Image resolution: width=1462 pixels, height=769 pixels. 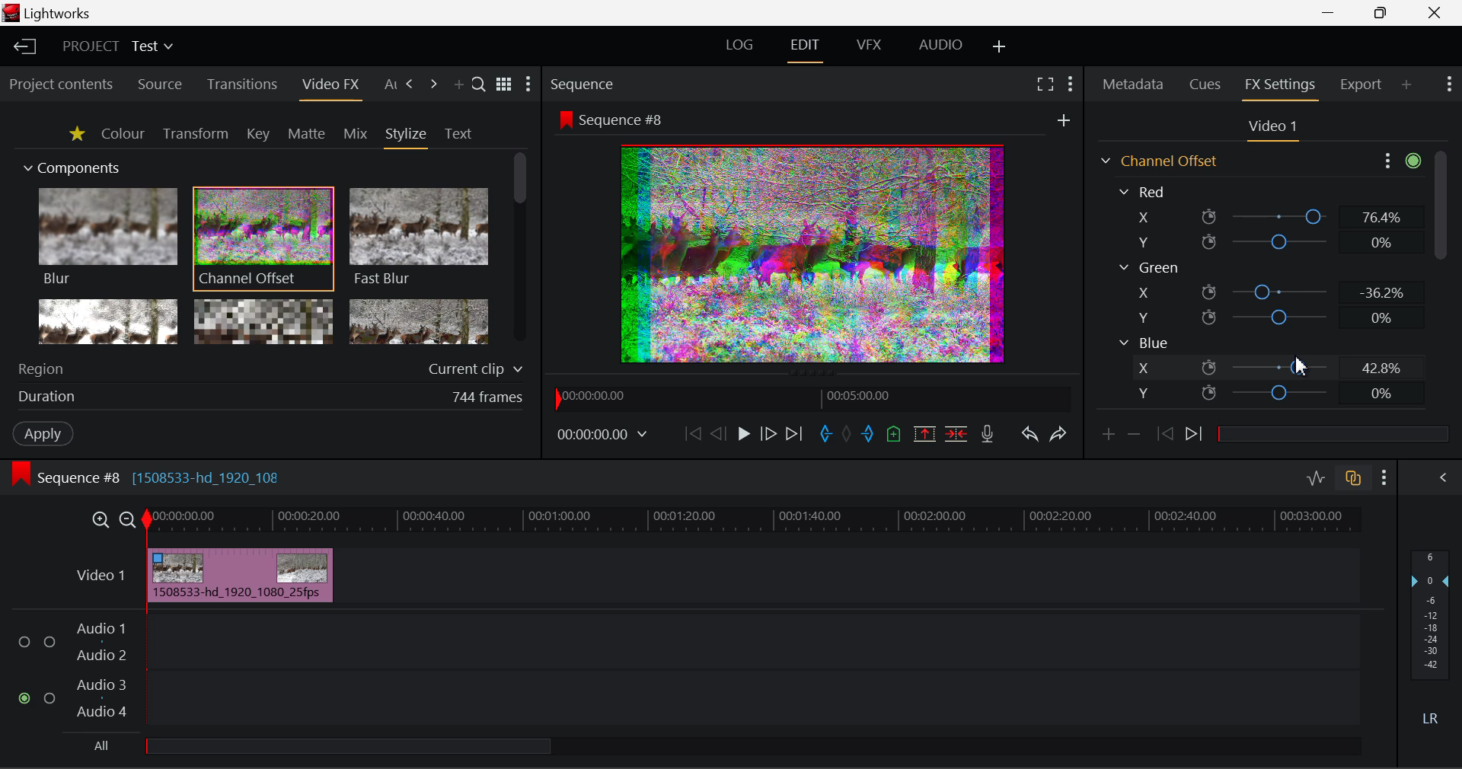 What do you see at coordinates (76, 136) in the screenshot?
I see `Favorites` at bounding box center [76, 136].